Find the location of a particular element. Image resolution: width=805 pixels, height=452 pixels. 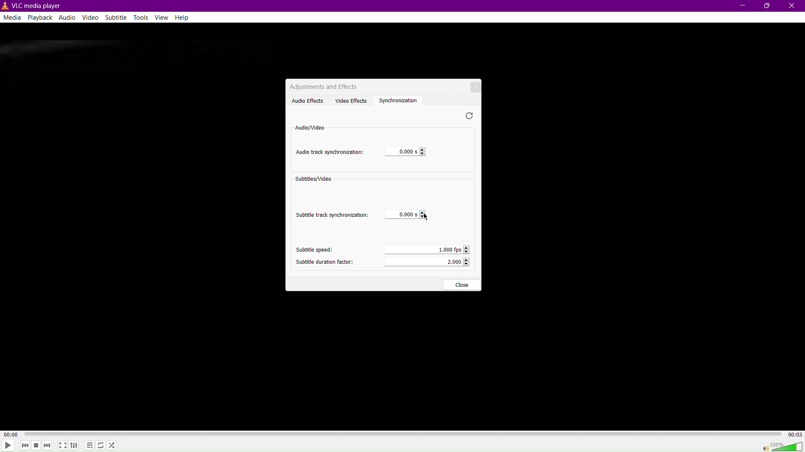

Audio is located at coordinates (69, 17).